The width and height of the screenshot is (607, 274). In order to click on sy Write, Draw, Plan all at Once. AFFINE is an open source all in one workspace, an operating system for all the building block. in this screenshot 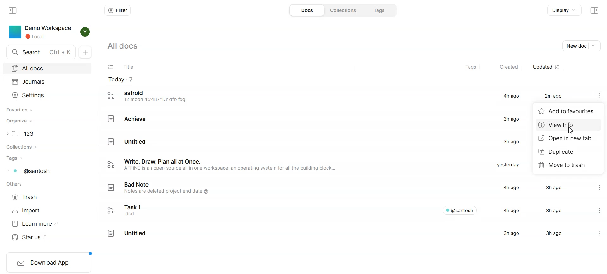, I will do `click(223, 166)`.